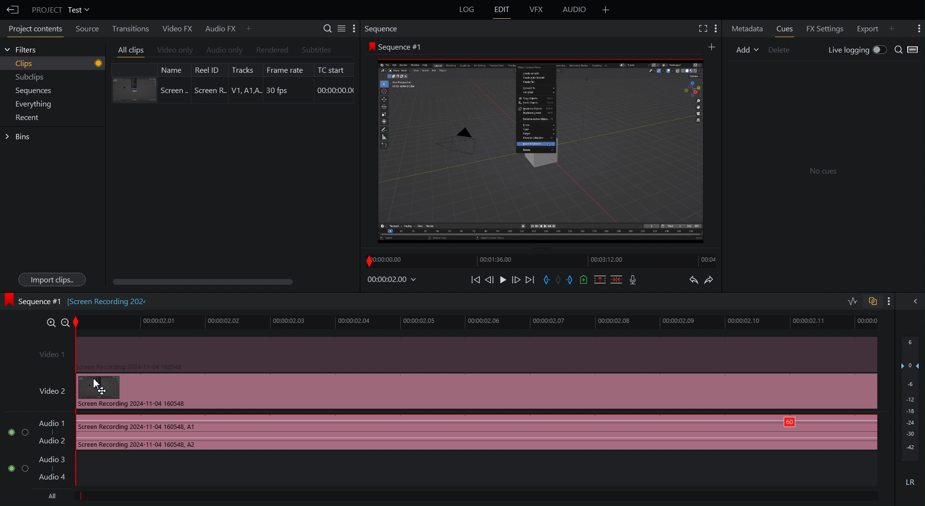 The width and height of the screenshot is (925, 506). Describe the element at coordinates (28, 104) in the screenshot. I see `Everything` at that location.